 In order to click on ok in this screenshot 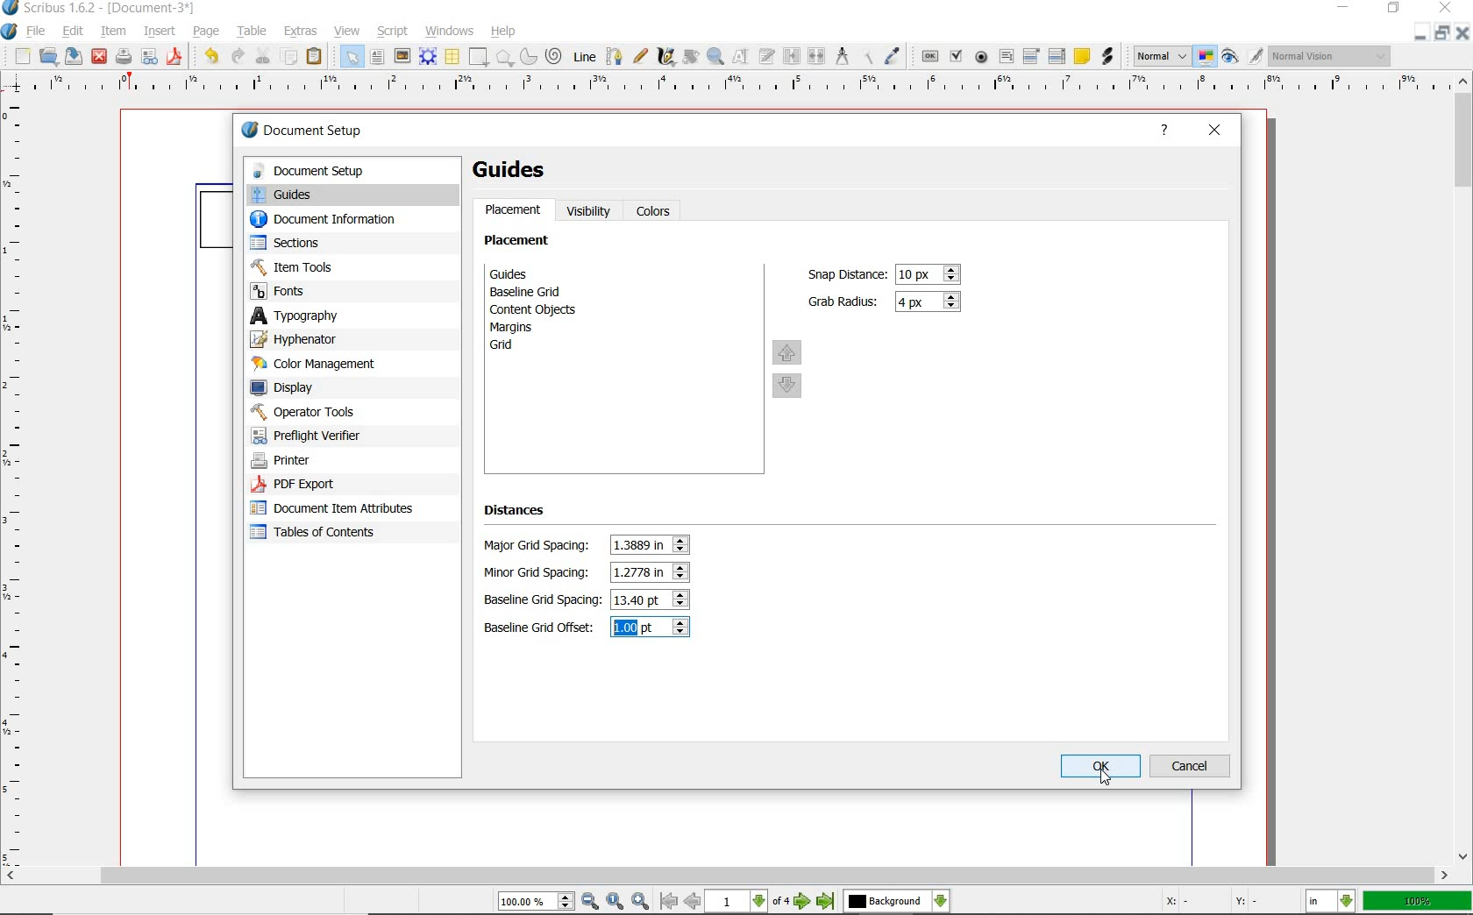, I will do `click(1100, 766)`.